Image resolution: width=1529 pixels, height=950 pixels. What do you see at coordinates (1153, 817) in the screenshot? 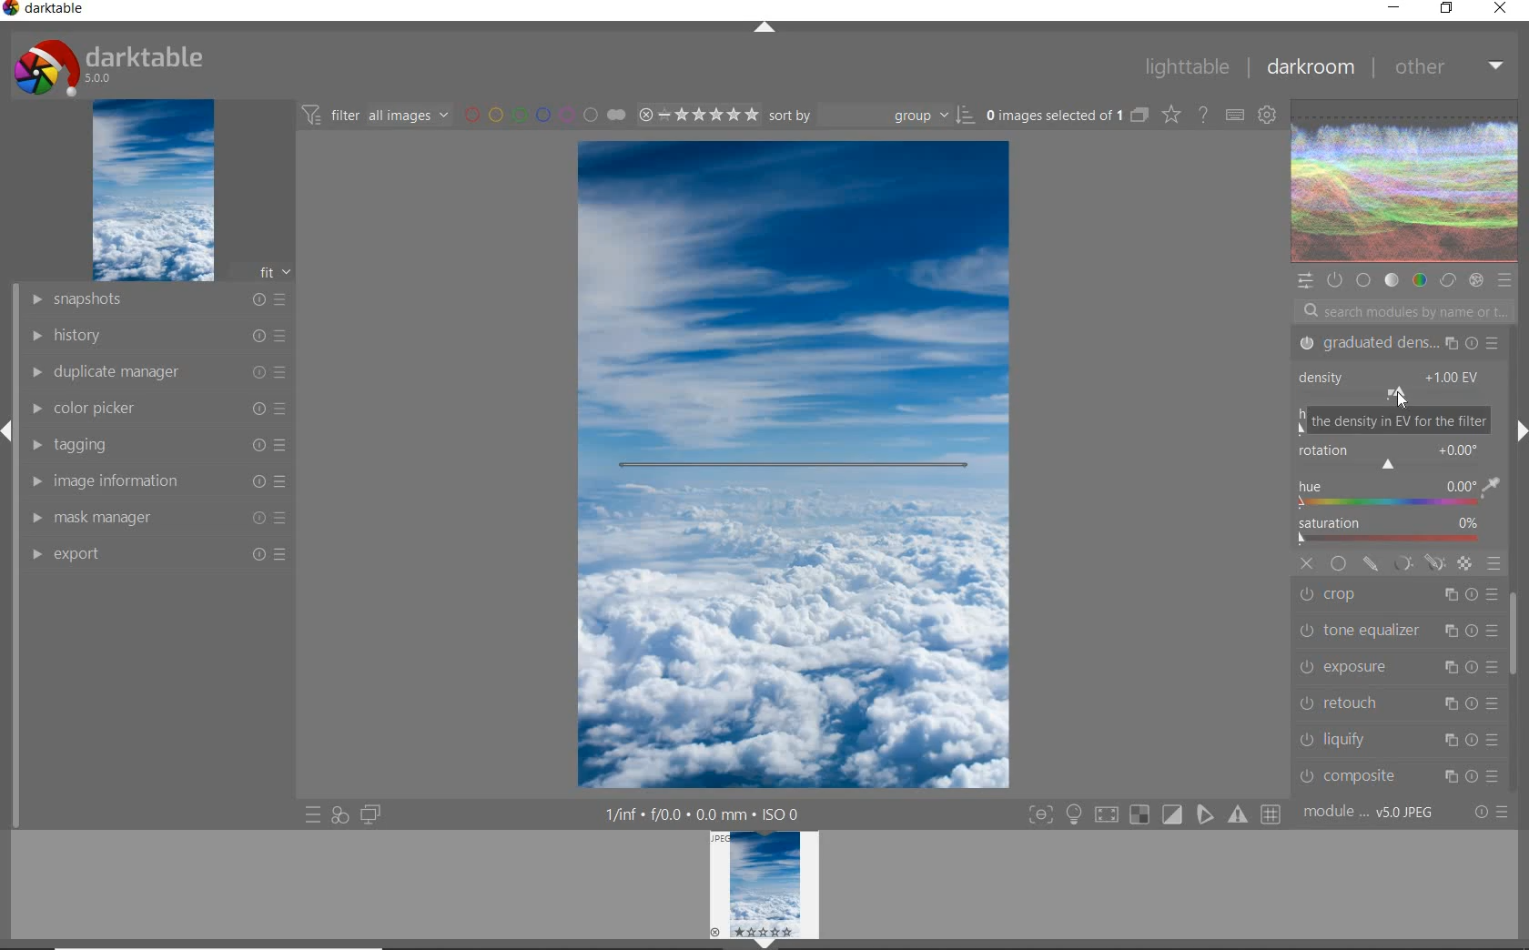
I see `TOGGLE MODES` at bounding box center [1153, 817].